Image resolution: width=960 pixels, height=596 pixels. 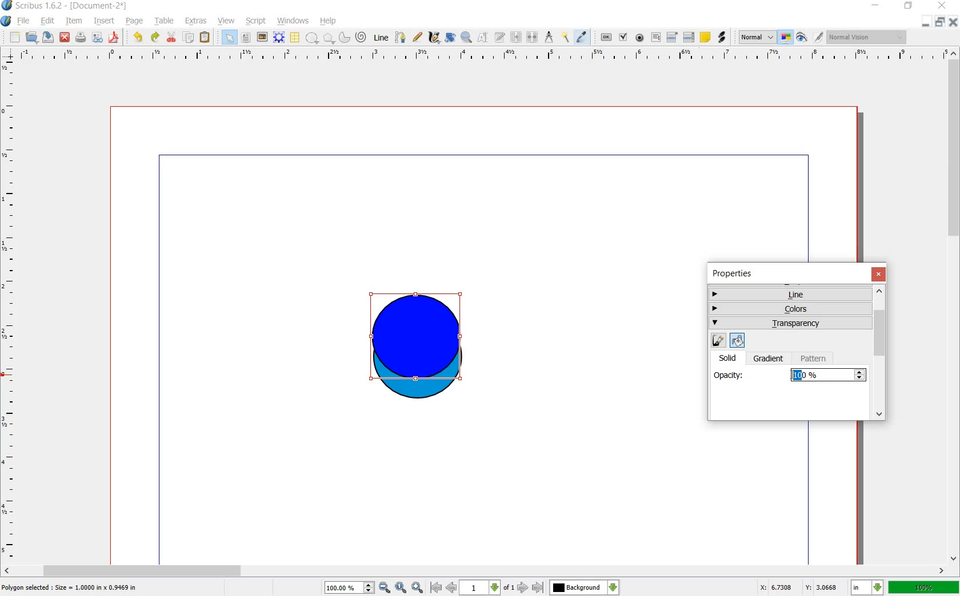 I want to click on 100%, so click(x=925, y=589).